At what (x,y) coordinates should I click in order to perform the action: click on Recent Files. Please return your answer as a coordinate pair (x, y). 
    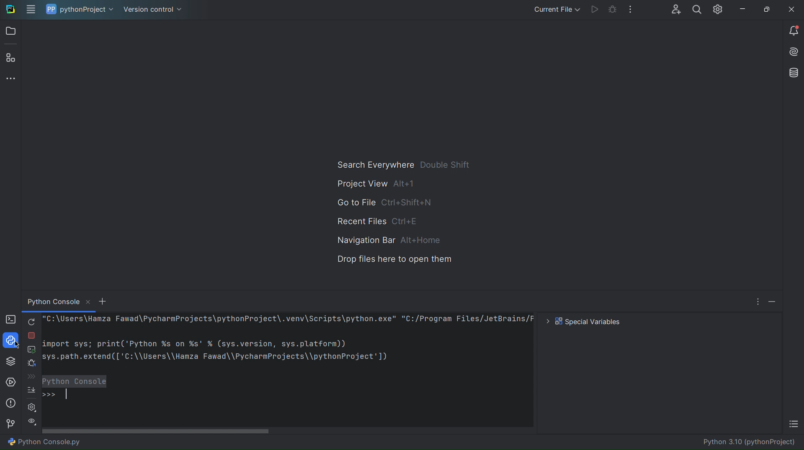
    Looking at the image, I should click on (379, 221).